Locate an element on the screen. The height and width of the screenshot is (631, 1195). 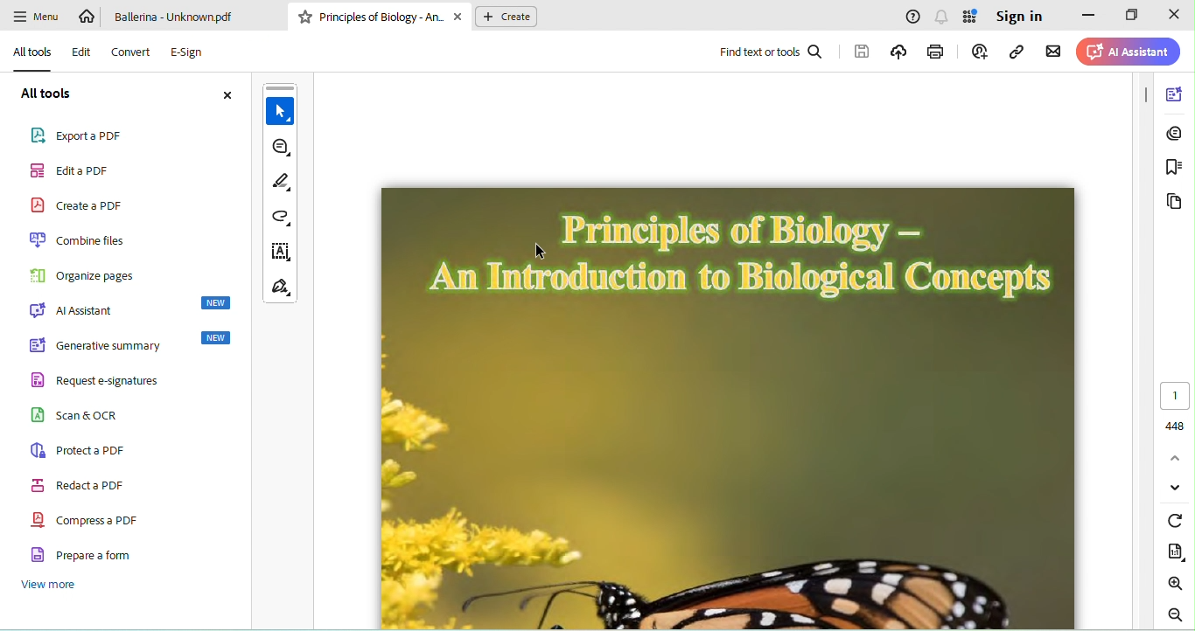
Ballerina unknown.pdf is located at coordinates (182, 17).